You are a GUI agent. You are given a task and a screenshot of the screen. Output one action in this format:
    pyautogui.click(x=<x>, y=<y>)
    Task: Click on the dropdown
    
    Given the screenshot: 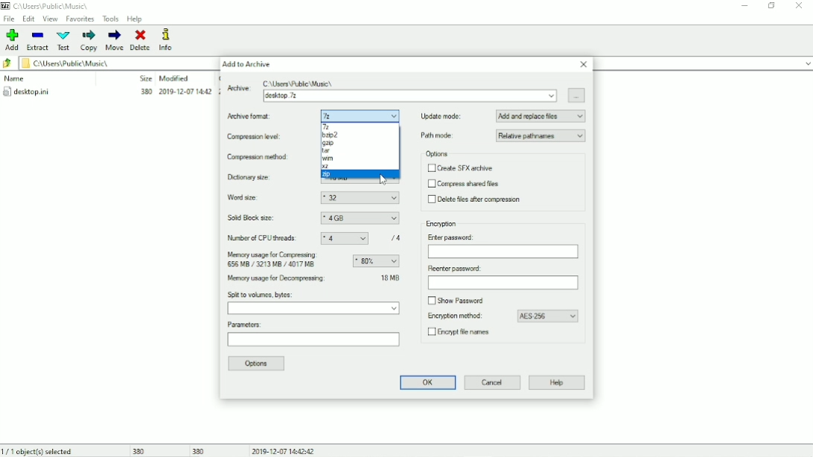 What is the action you would take?
    pyautogui.click(x=395, y=115)
    